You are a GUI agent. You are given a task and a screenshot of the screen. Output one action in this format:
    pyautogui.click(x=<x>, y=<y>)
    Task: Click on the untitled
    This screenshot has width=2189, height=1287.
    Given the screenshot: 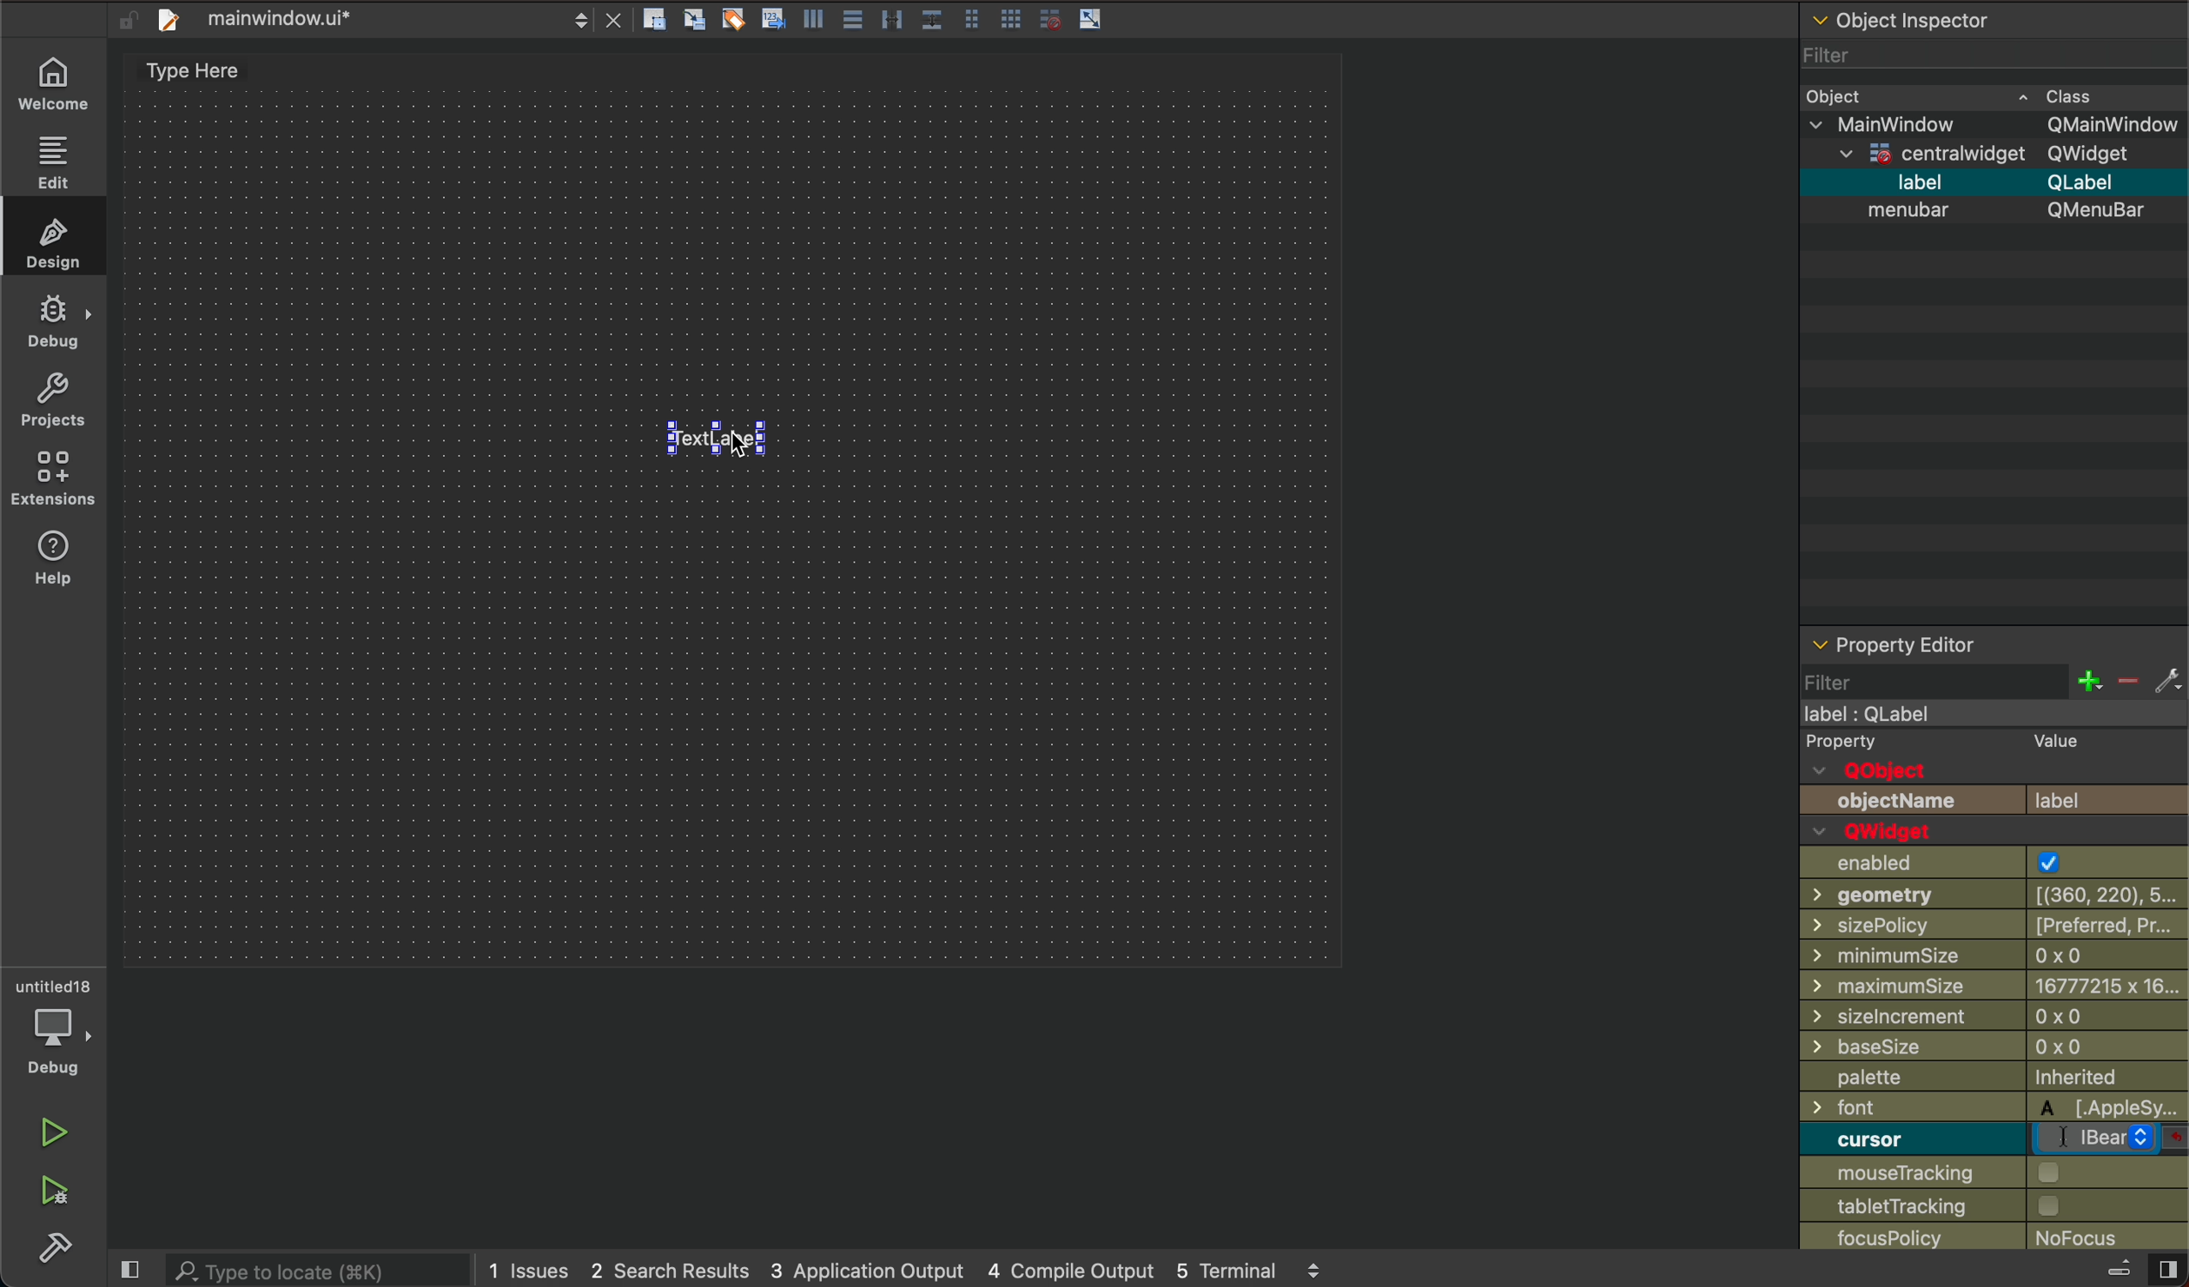 What is the action you would take?
    pyautogui.click(x=52, y=973)
    